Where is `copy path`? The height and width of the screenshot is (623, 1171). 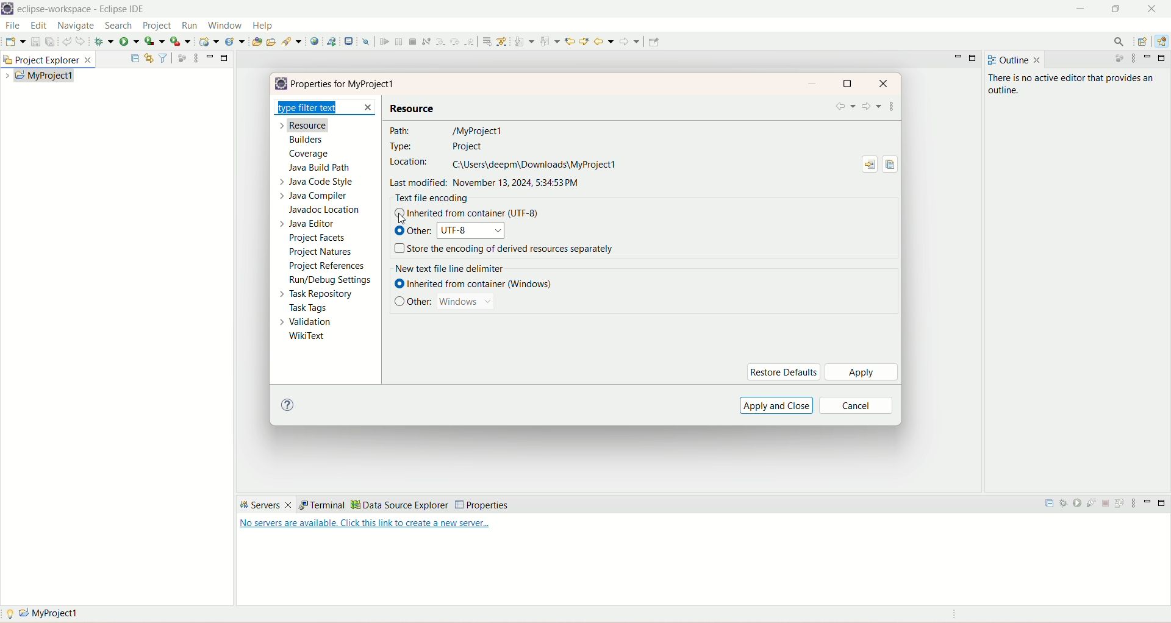
copy path is located at coordinates (890, 166).